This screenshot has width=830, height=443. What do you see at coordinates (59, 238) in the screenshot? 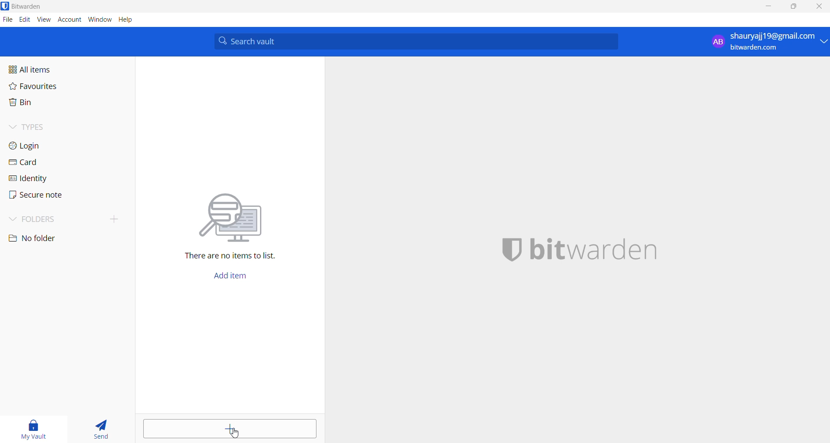
I see `no folder` at bounding box center [59, 238].